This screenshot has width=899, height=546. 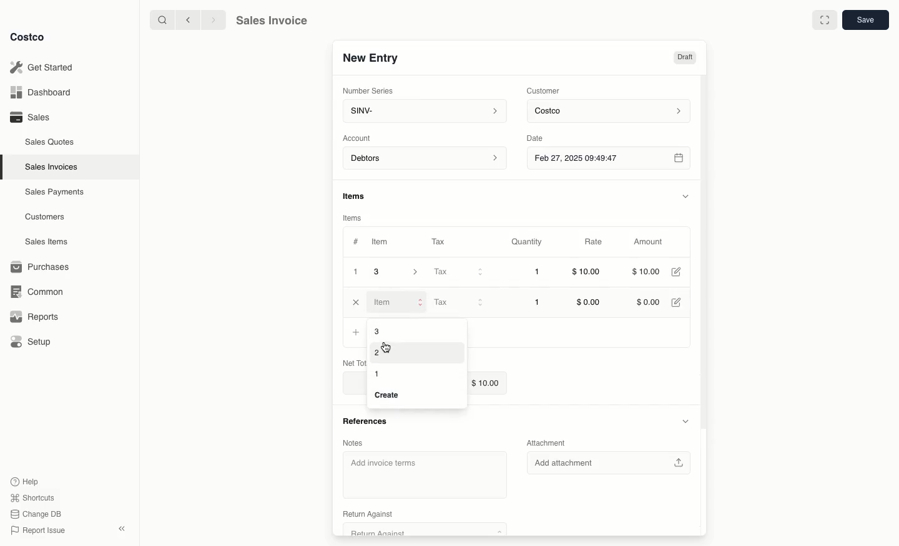 What do you see at coordinates (32, 343) in the screenshot?
I see `Setup` at bounding box center [32, 343].